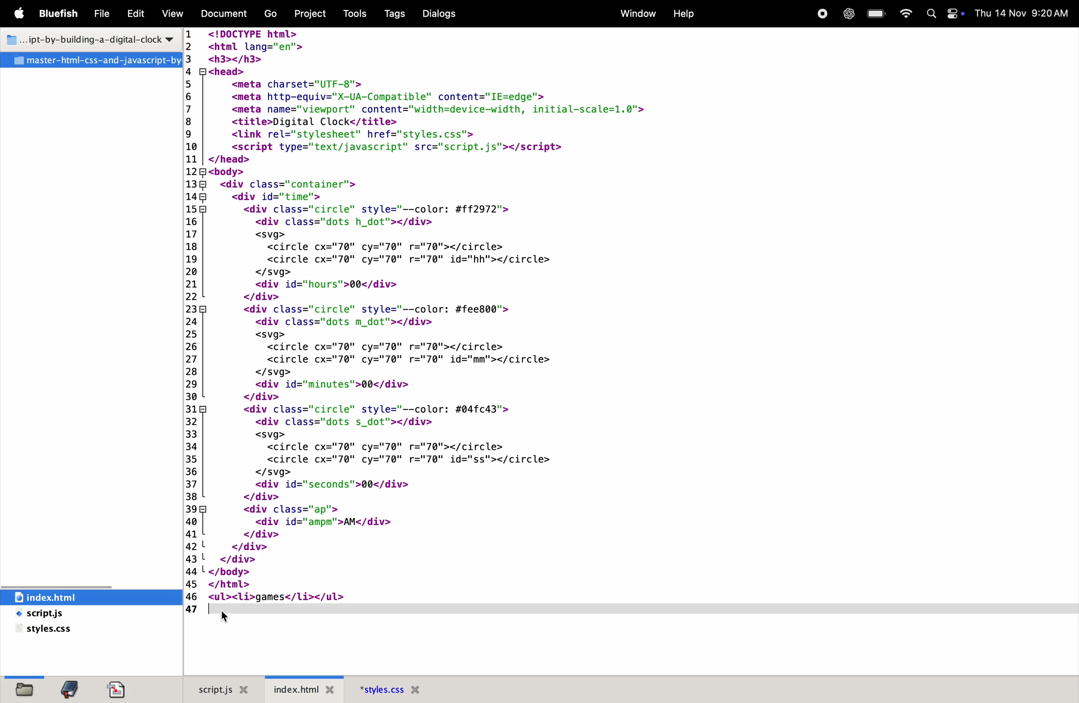 This screenshot has height=703, width=1079. What do you see at coordinates (87, 38) in the screenshot?
I see `title` at bounding box center [87, 38].